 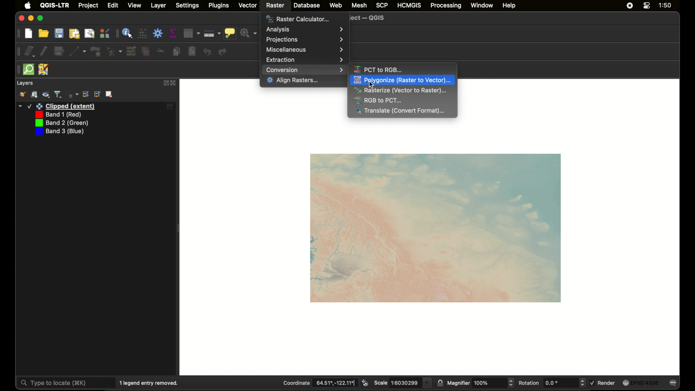 What do you see at coordinates (603, 382) in the screenshot?
I see `render` at bounding box center [603, 382].